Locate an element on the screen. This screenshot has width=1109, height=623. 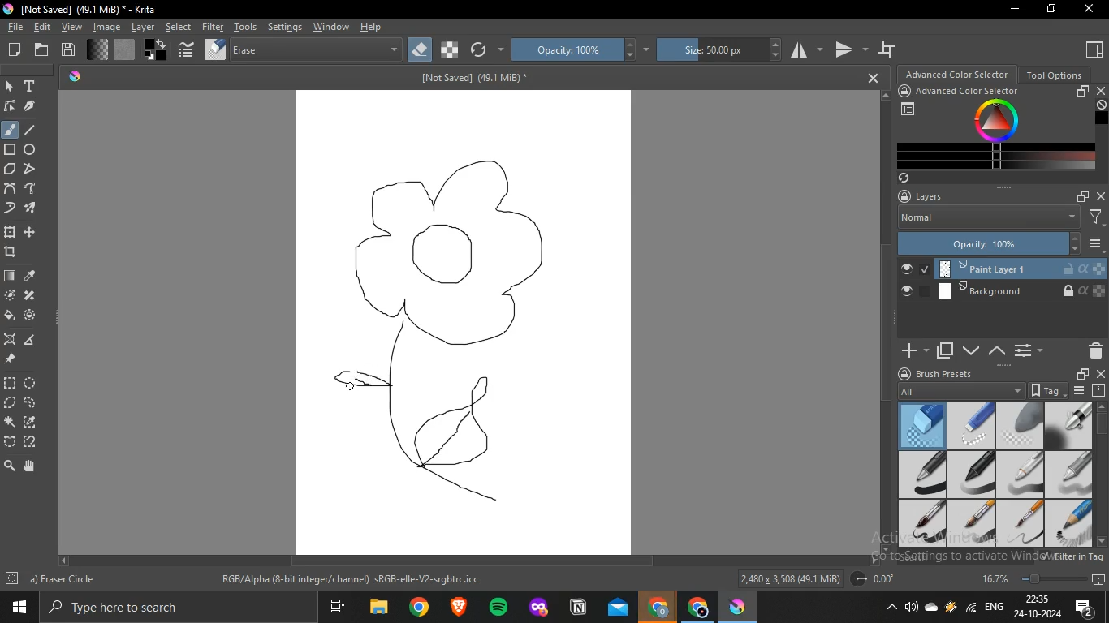
Application is located at coordinates (498, 608).